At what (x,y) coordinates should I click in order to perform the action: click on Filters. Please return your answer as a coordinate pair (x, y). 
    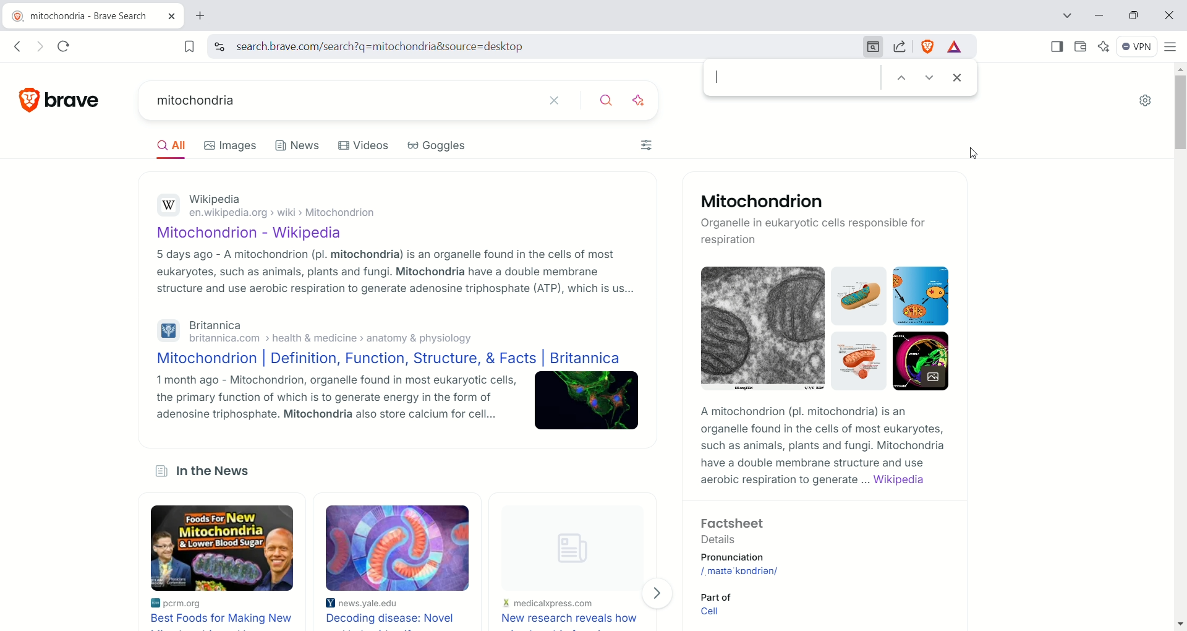
    Looking at the image, I should click on (648, 145).